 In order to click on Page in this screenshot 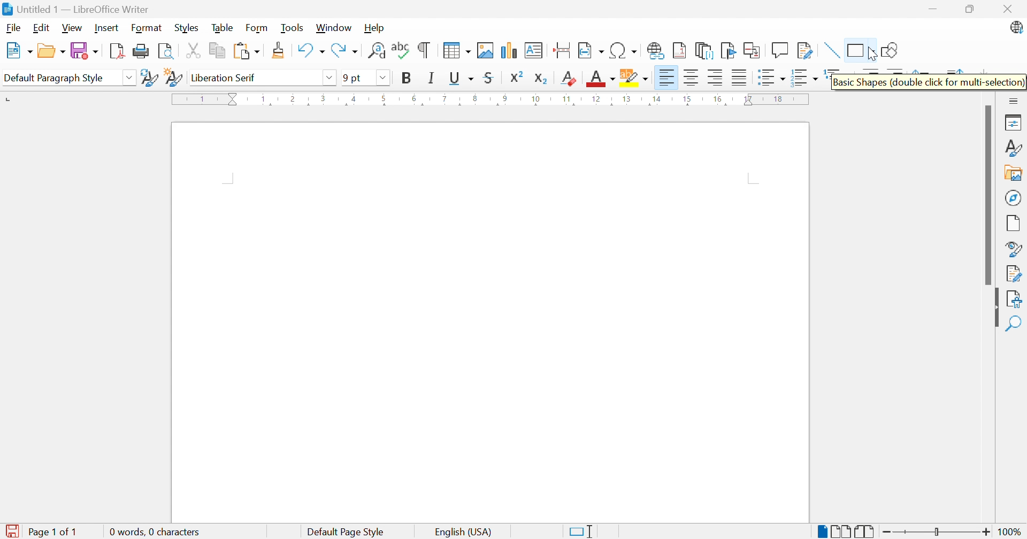, I will do `click(1014, 225)`.